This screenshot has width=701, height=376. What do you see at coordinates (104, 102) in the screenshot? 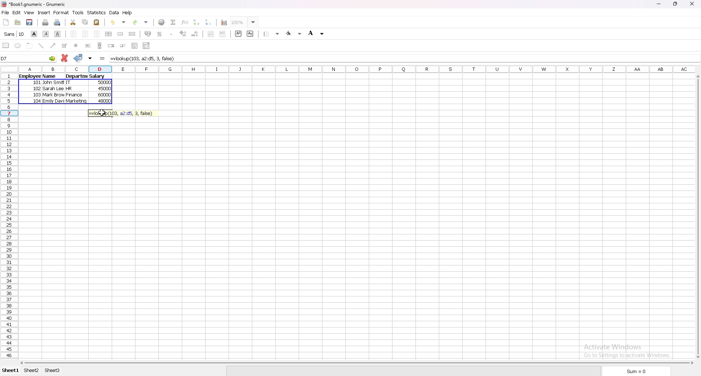
I see `48000` at bounding box center [104, 102].